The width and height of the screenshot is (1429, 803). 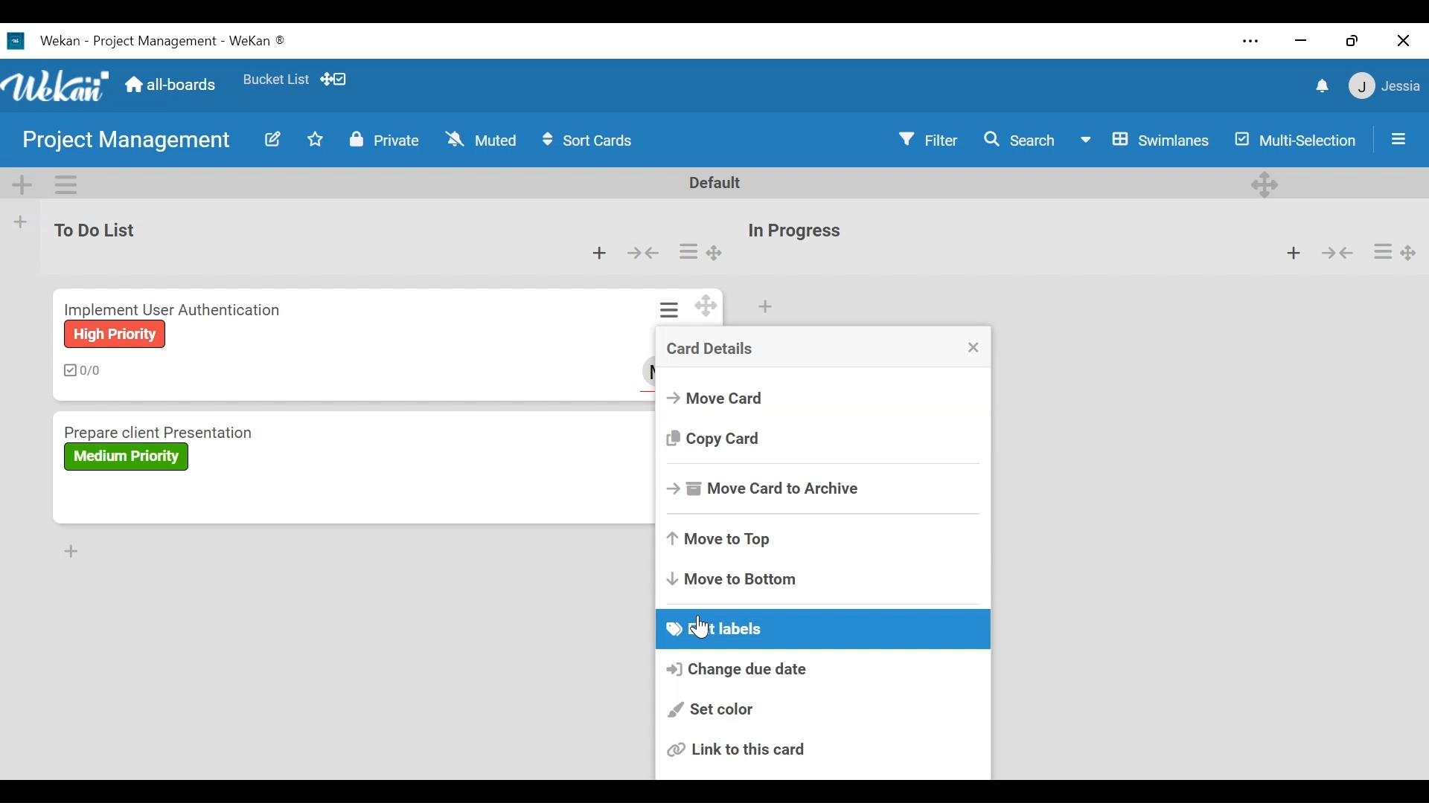 I want to click on List Name, so click(x=793, y=231).